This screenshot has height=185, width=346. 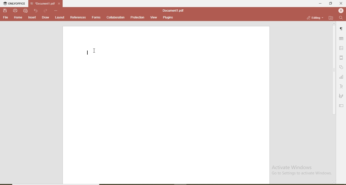 I want to click on text cursor, so click(x=86, y=51).